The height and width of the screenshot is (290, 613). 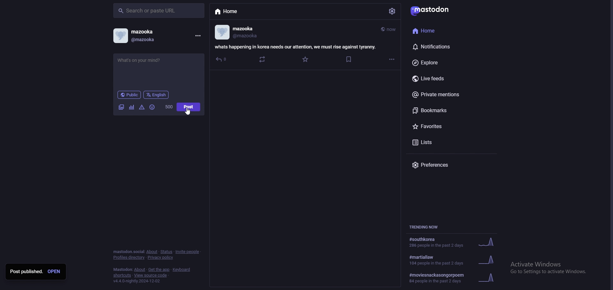 What do you see at coordinates (148, 283) in the screenshot?
I see `Application version` at bounding box center [148, 283].